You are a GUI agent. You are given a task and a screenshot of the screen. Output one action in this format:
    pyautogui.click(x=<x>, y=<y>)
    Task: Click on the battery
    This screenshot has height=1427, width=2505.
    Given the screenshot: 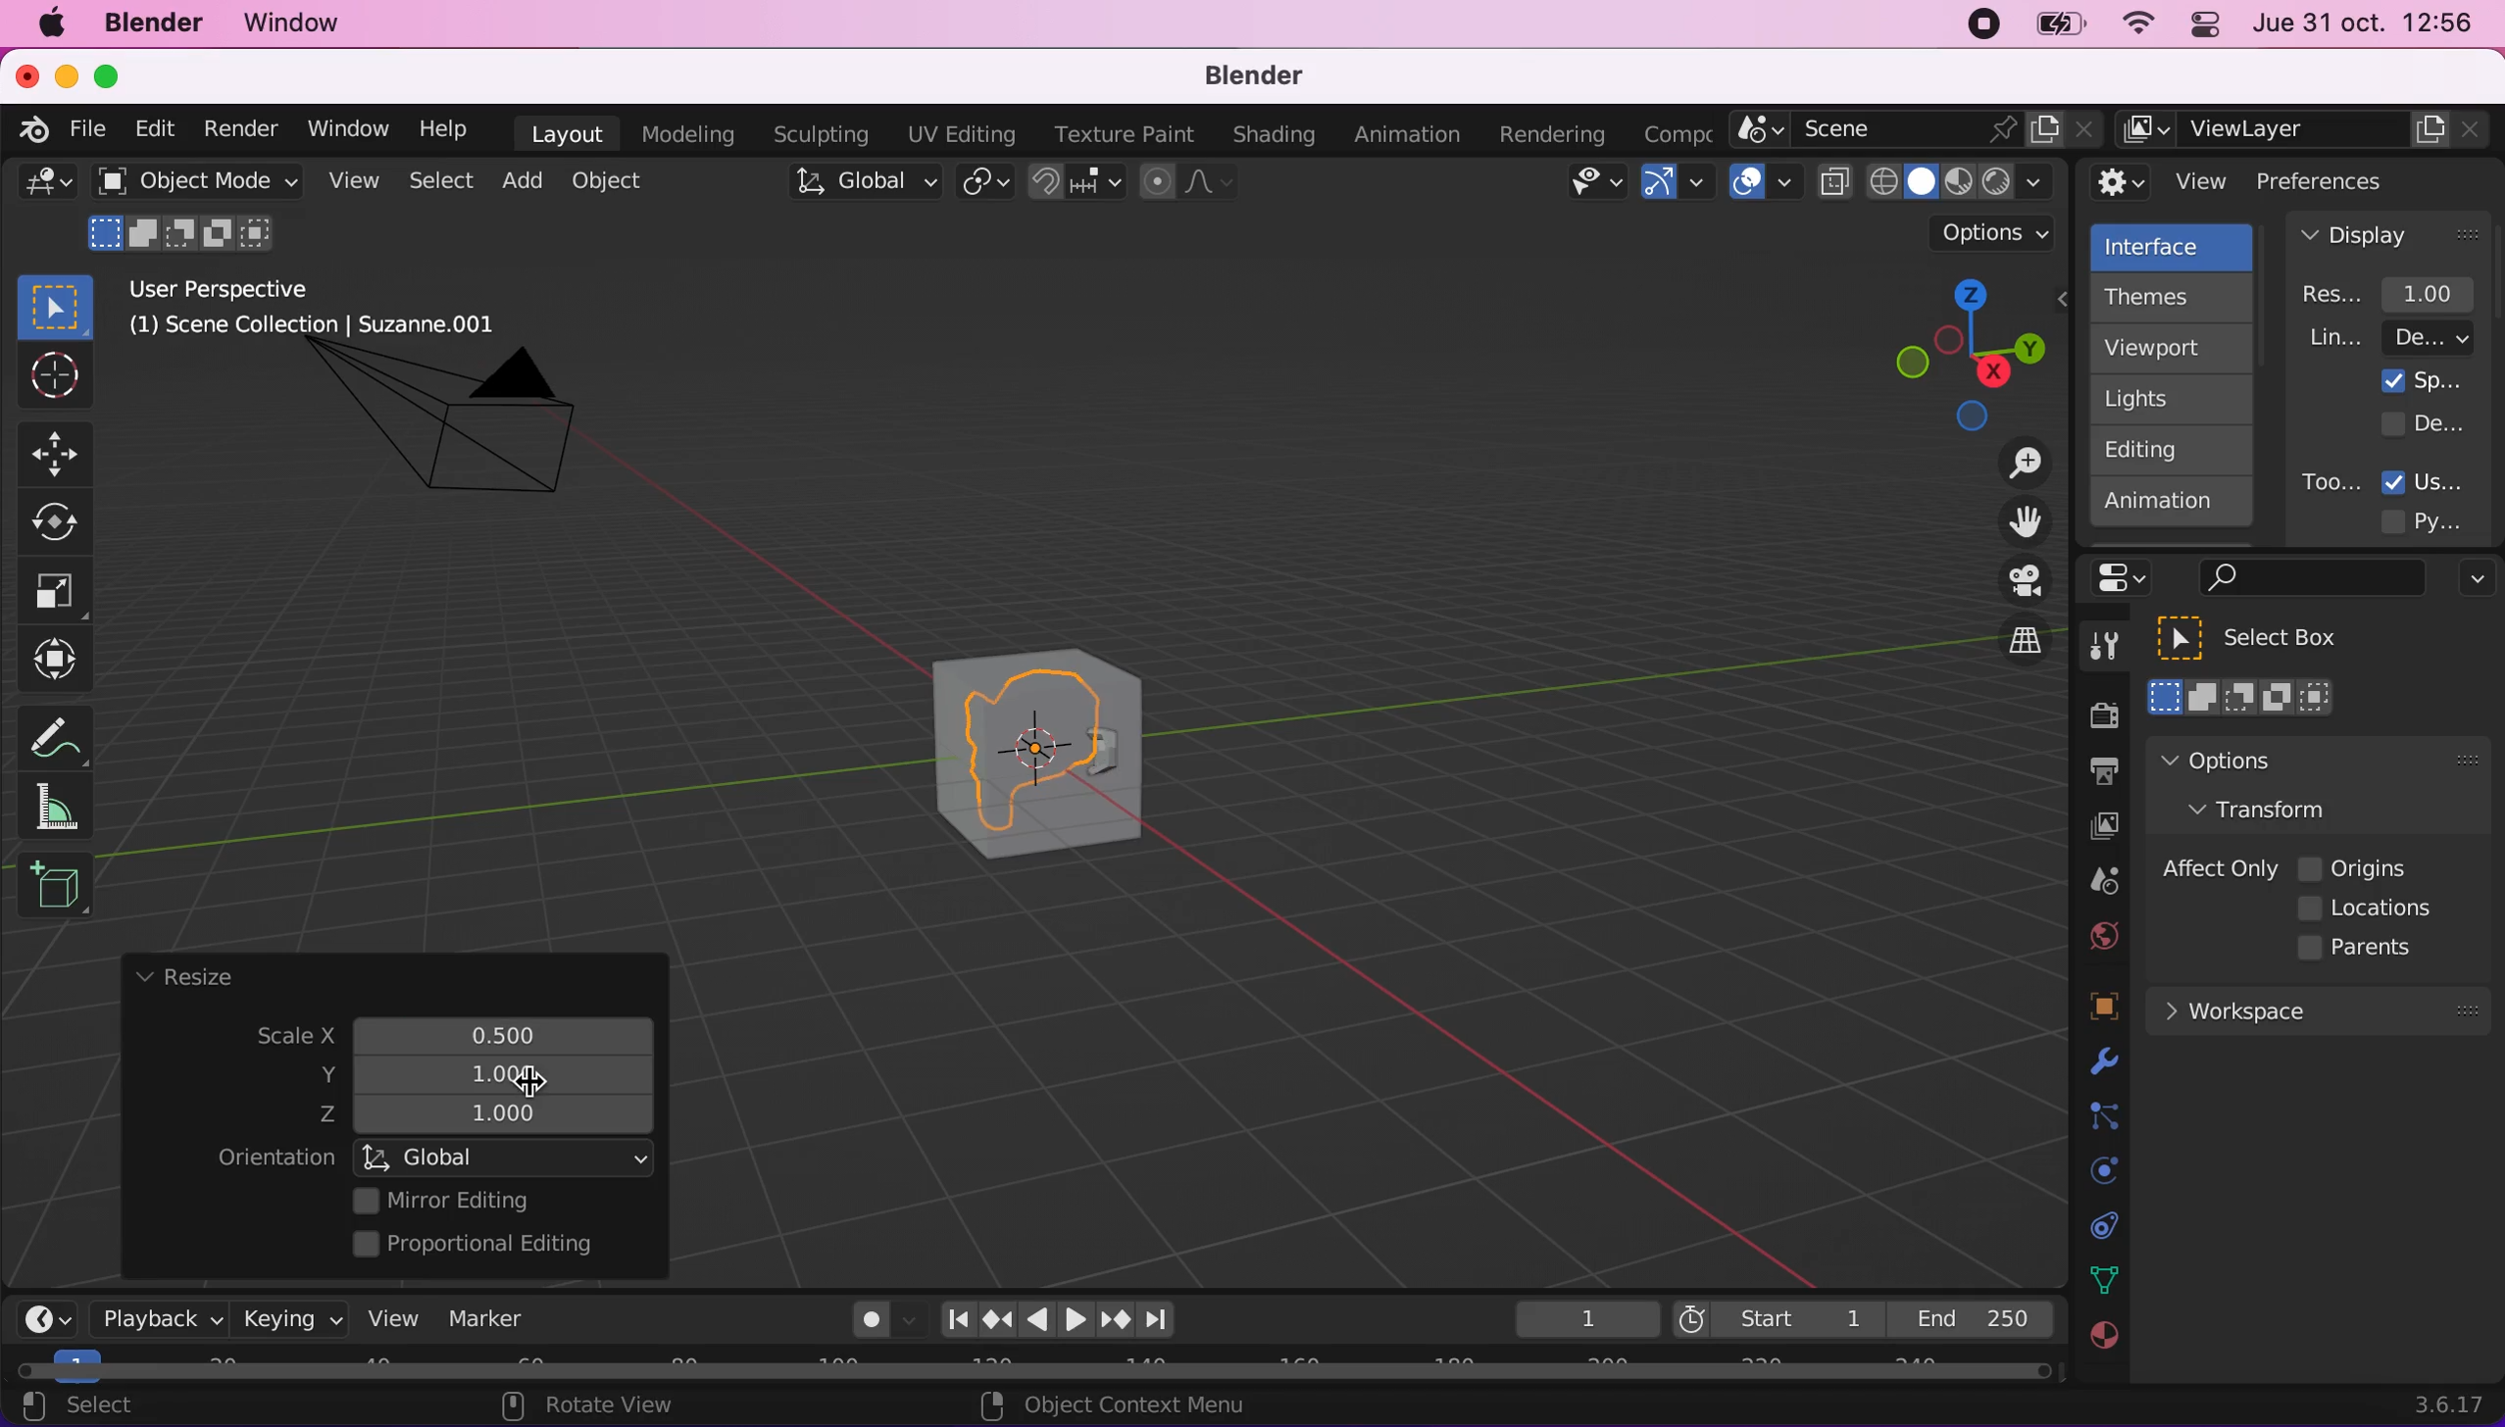 What is the action you would take?
    pyautogui.click(x=2053, y=29)
    